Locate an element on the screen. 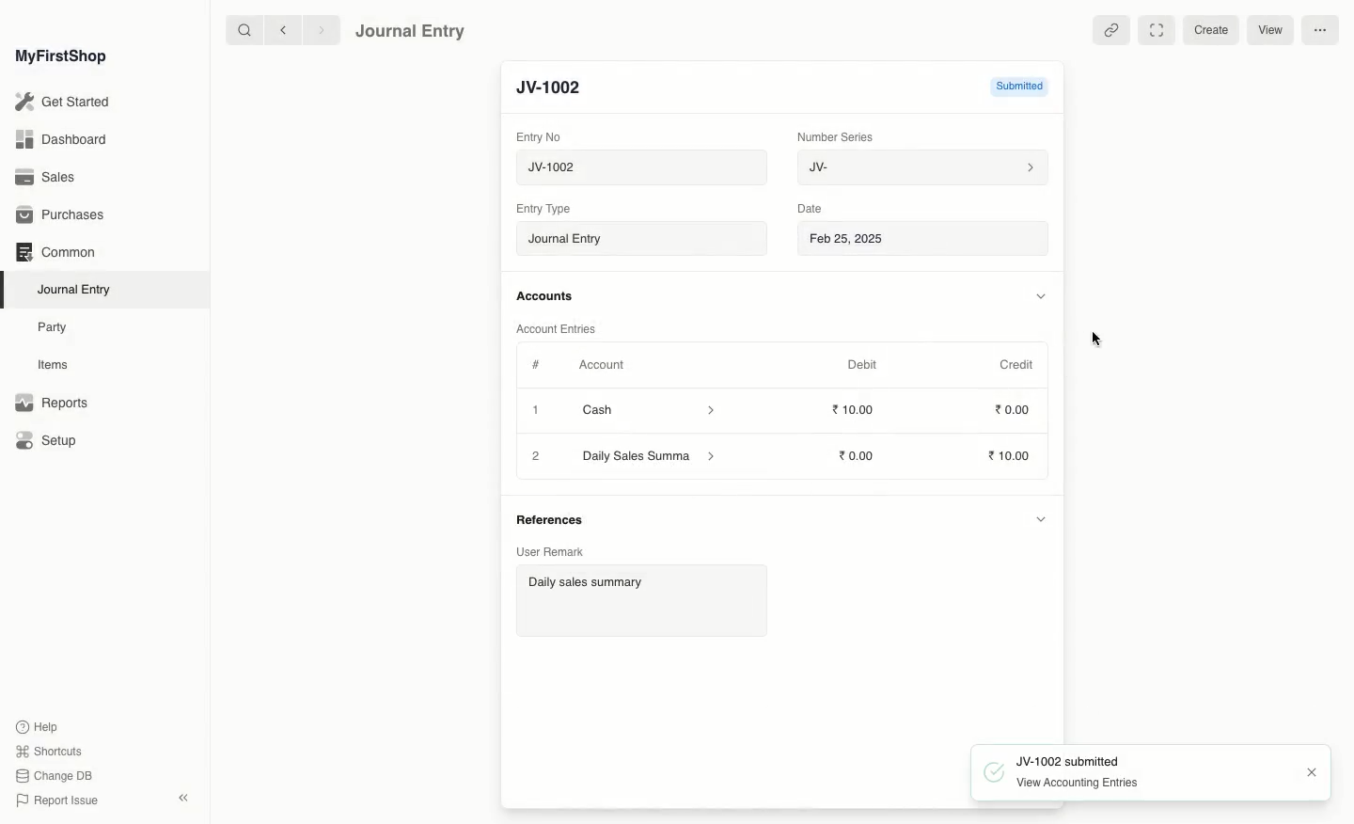 Image resolution: width=1354 pixels, height=824 pixels. 1 is located at coordinates (538, 412).